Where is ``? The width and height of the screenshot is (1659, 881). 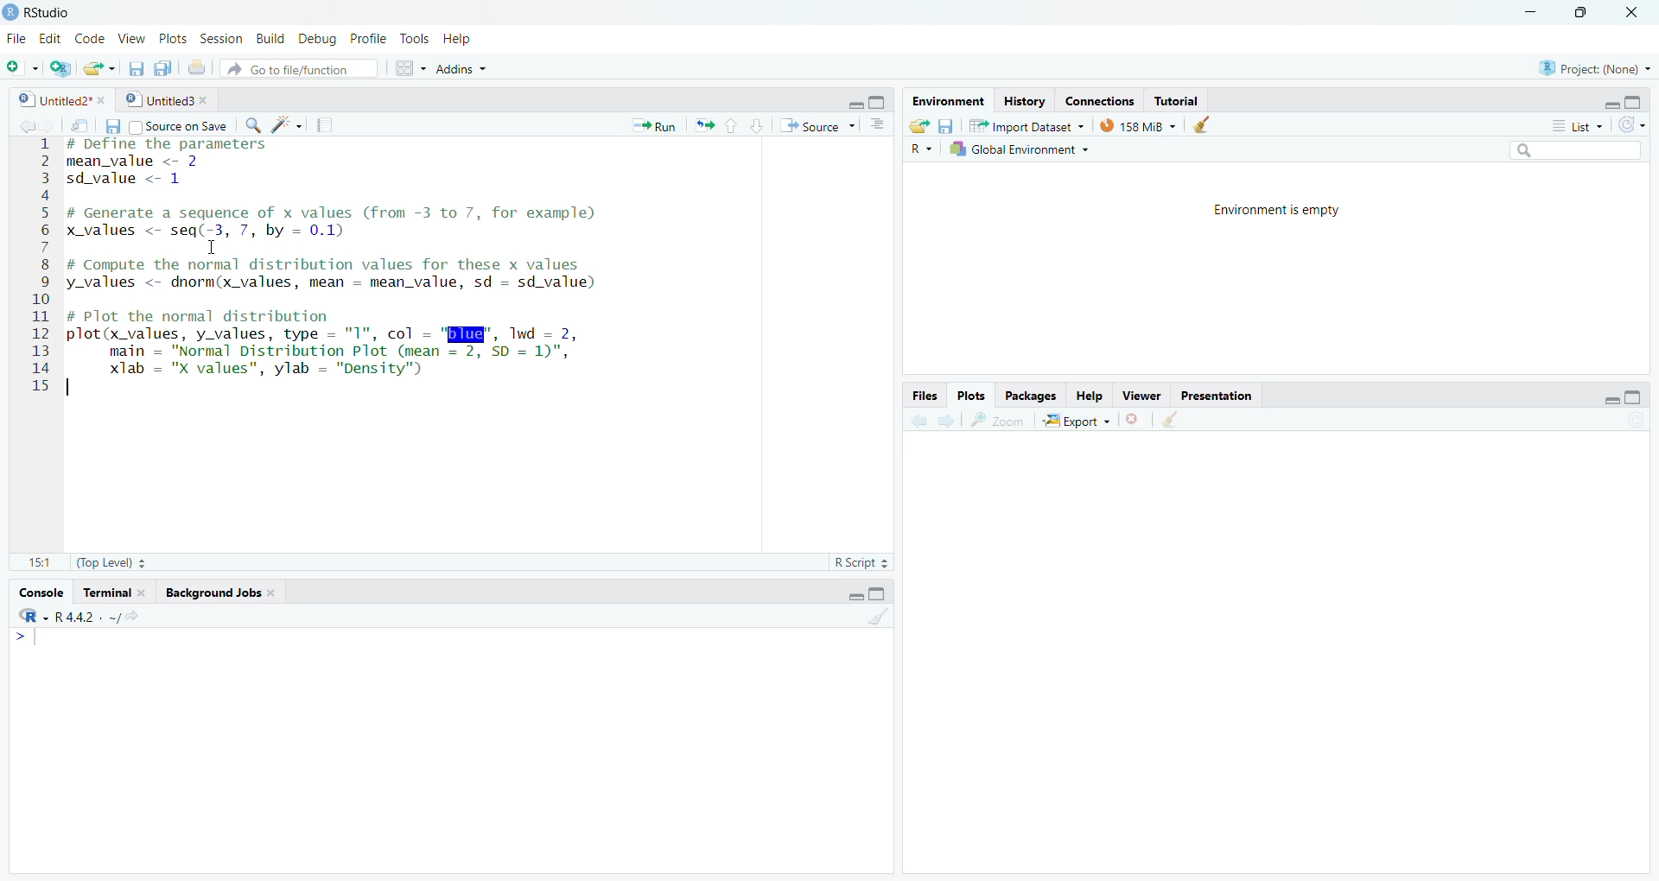  is located at coordinates (1621, 393).